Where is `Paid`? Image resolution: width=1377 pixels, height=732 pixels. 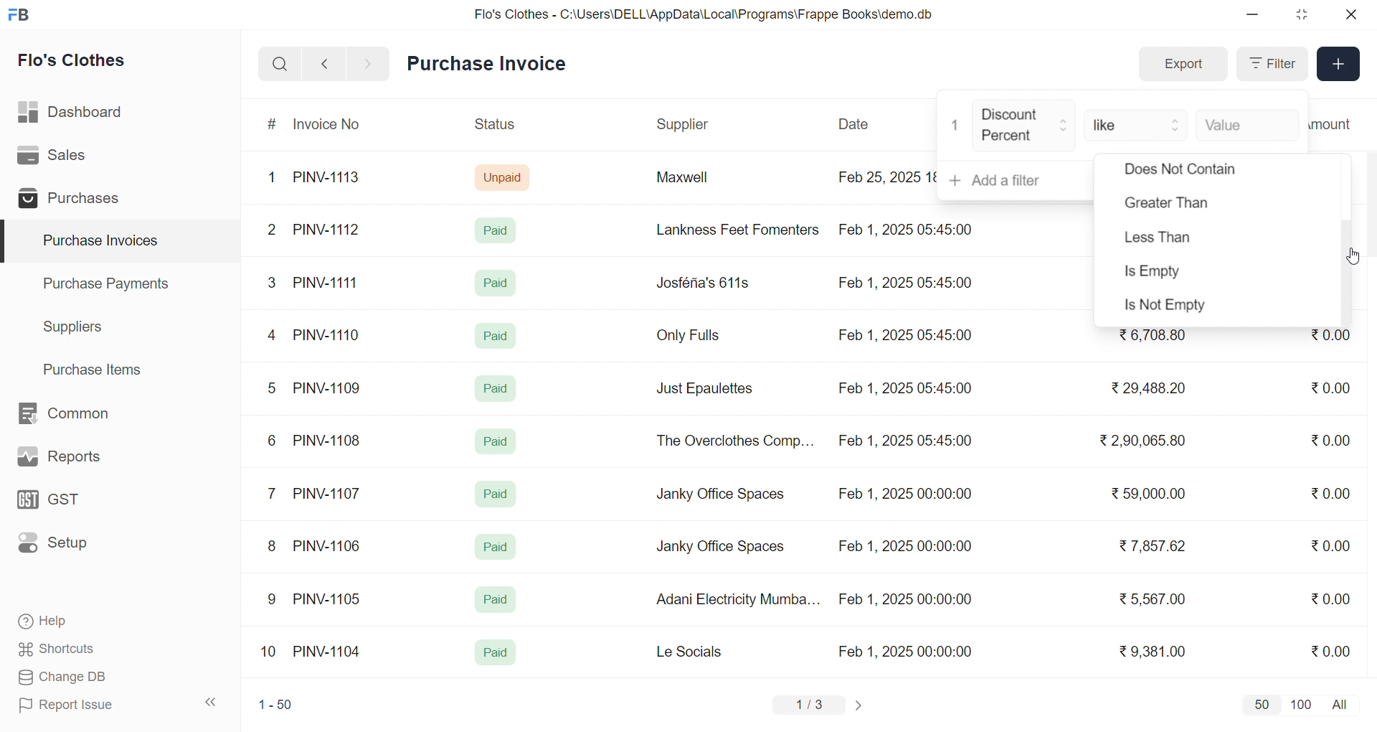 Paid is located at coordinates (494, 600).